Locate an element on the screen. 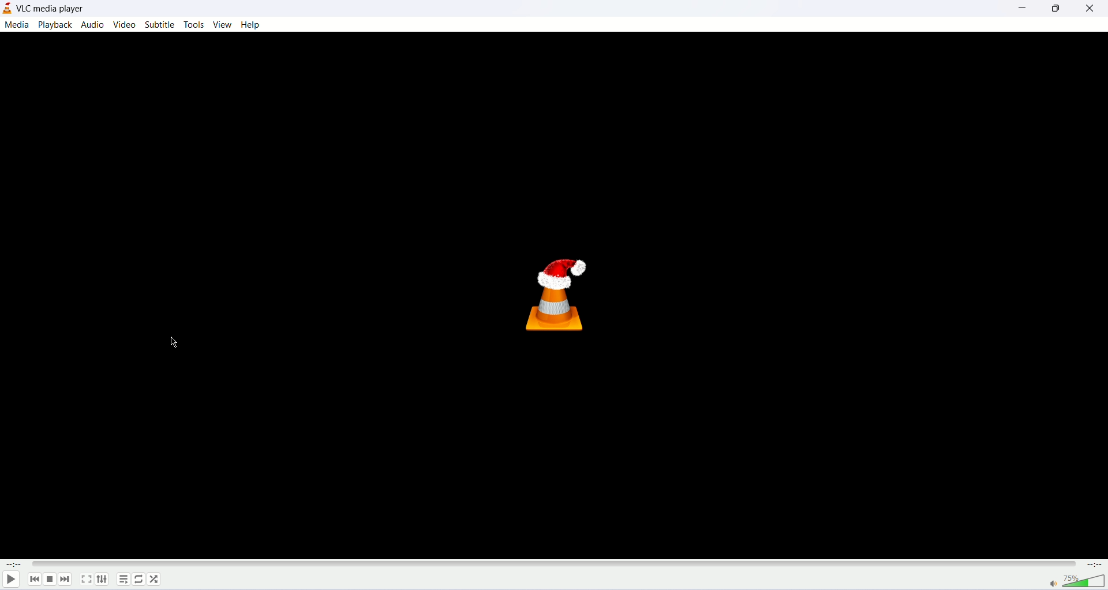 The image size is (1108, 590). media is located at coordinates (17, 25).